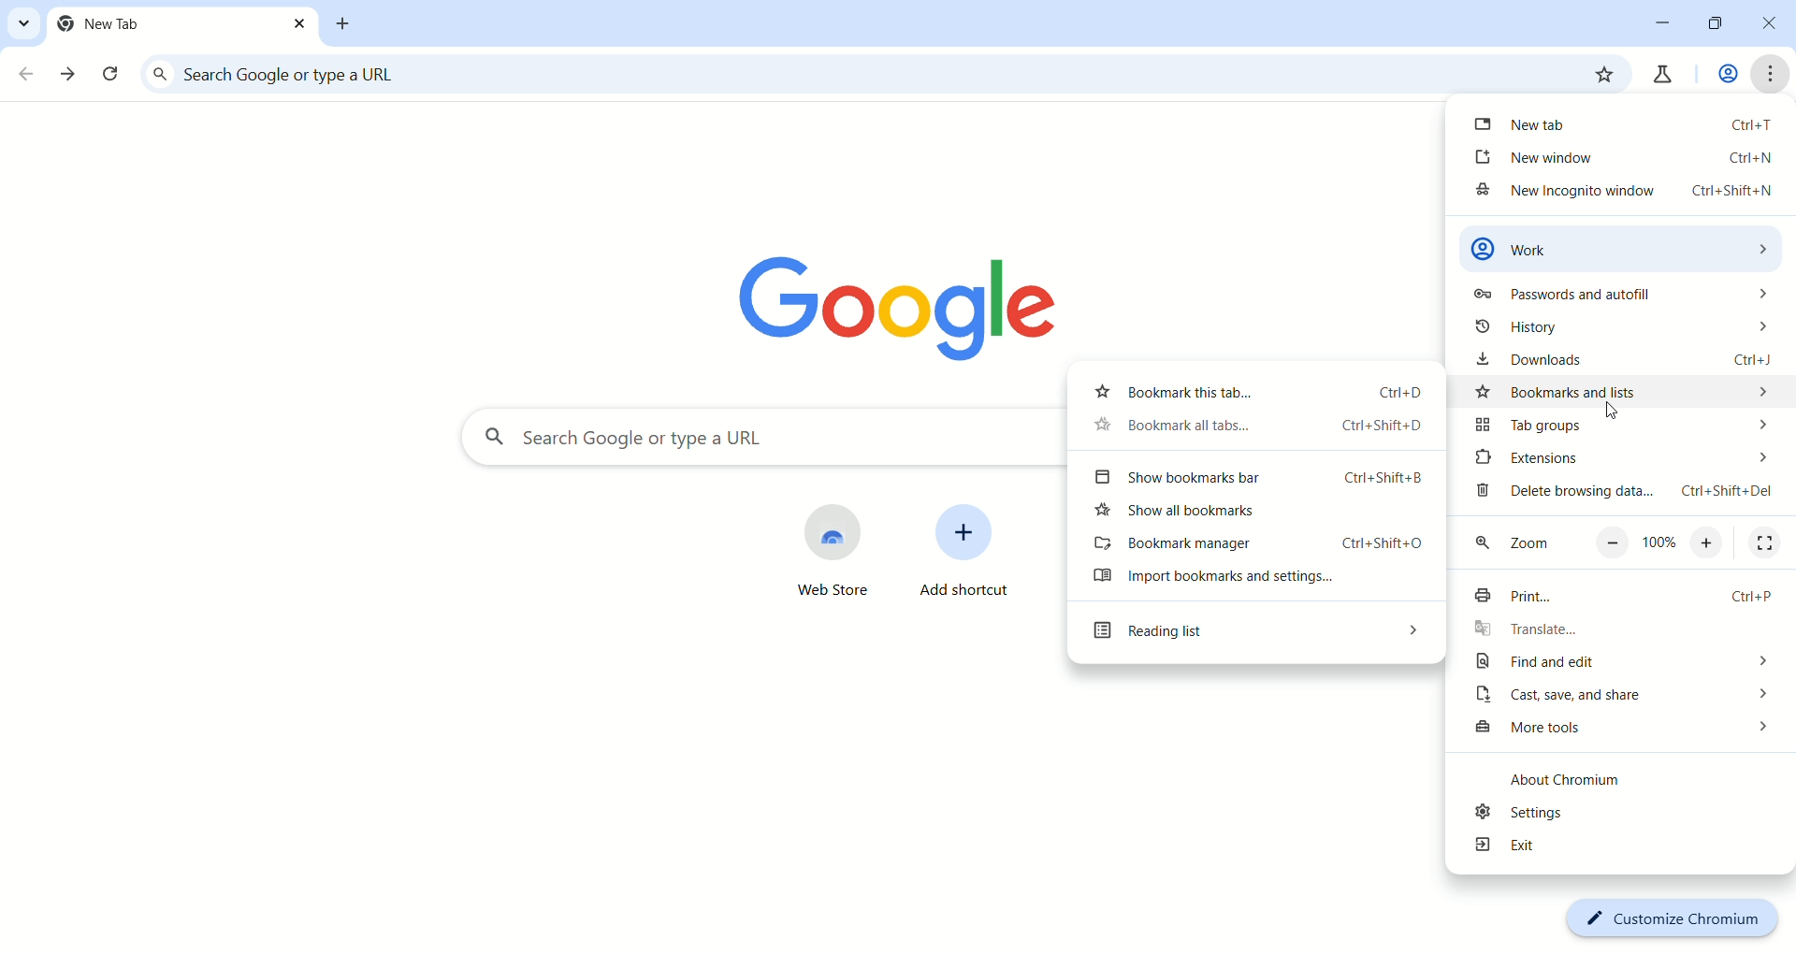 The height and width of the screenshot is (954, 1796). I want to click on go back, so click(27, 75).